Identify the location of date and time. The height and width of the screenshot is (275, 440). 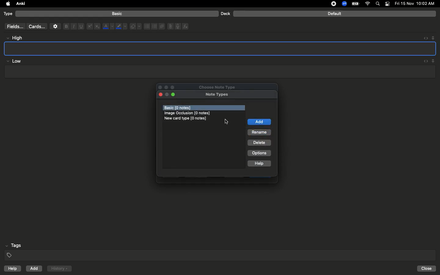
(416, 3).